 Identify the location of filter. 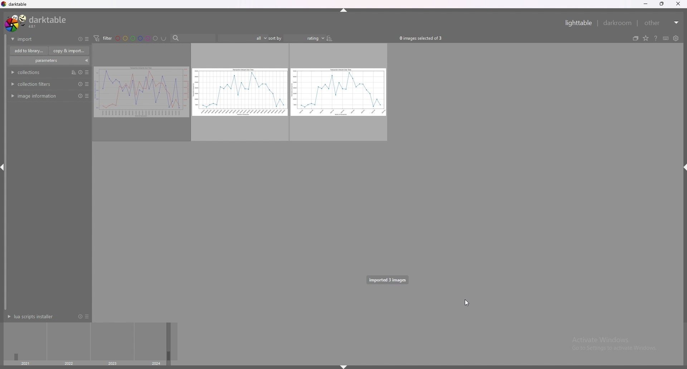
(103, 38).